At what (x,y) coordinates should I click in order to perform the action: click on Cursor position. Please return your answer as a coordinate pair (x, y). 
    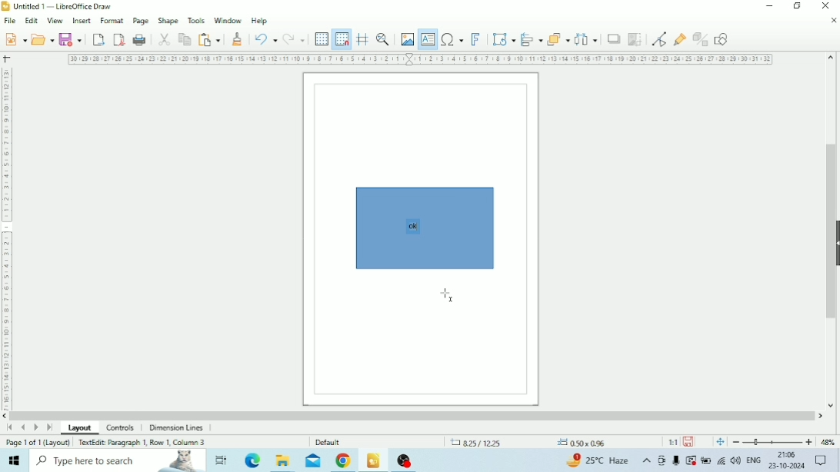
    Looking at the image, I should click on (529, 442).